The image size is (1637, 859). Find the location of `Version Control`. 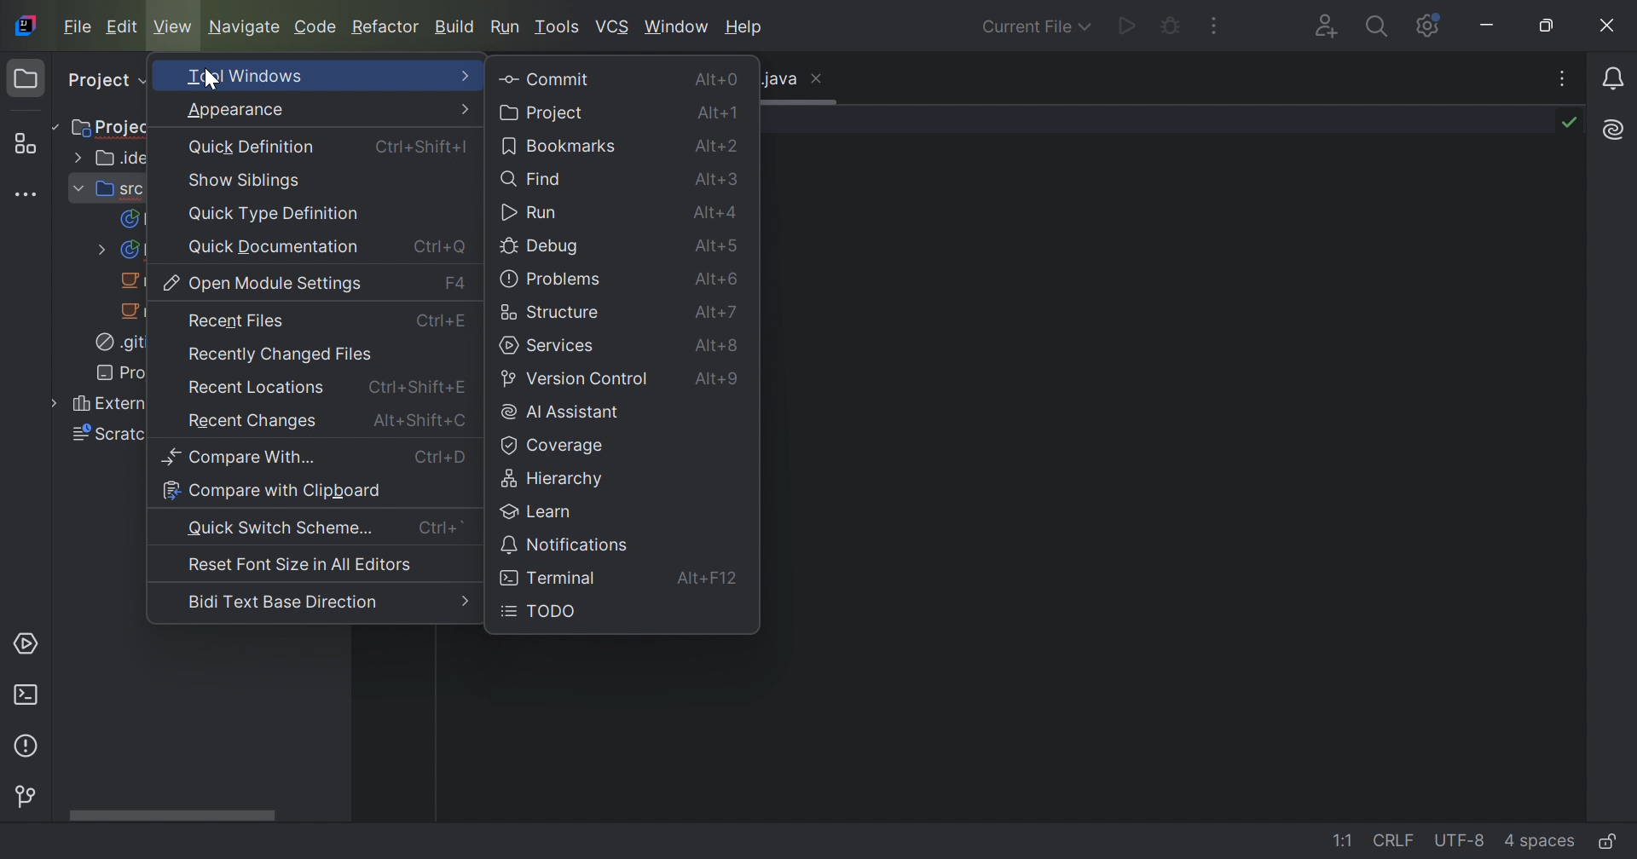

Version Control is located at coordinates (576, 380).